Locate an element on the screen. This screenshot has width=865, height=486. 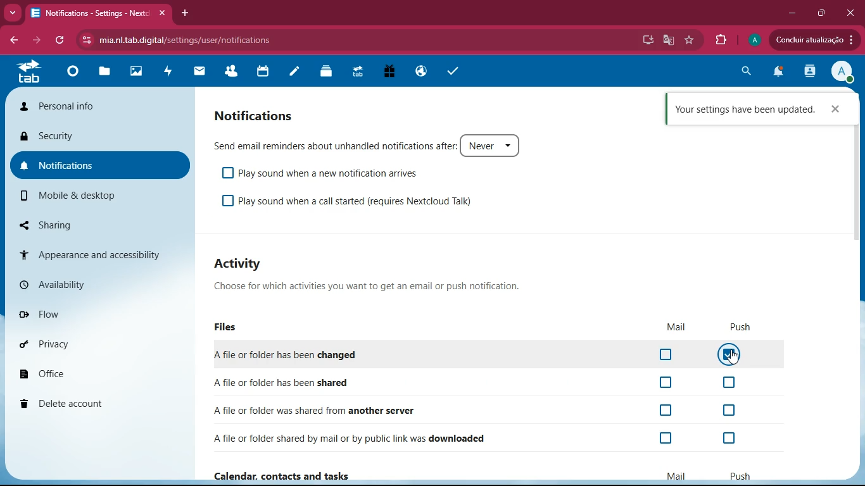
more is located at coordinates (13, 13).